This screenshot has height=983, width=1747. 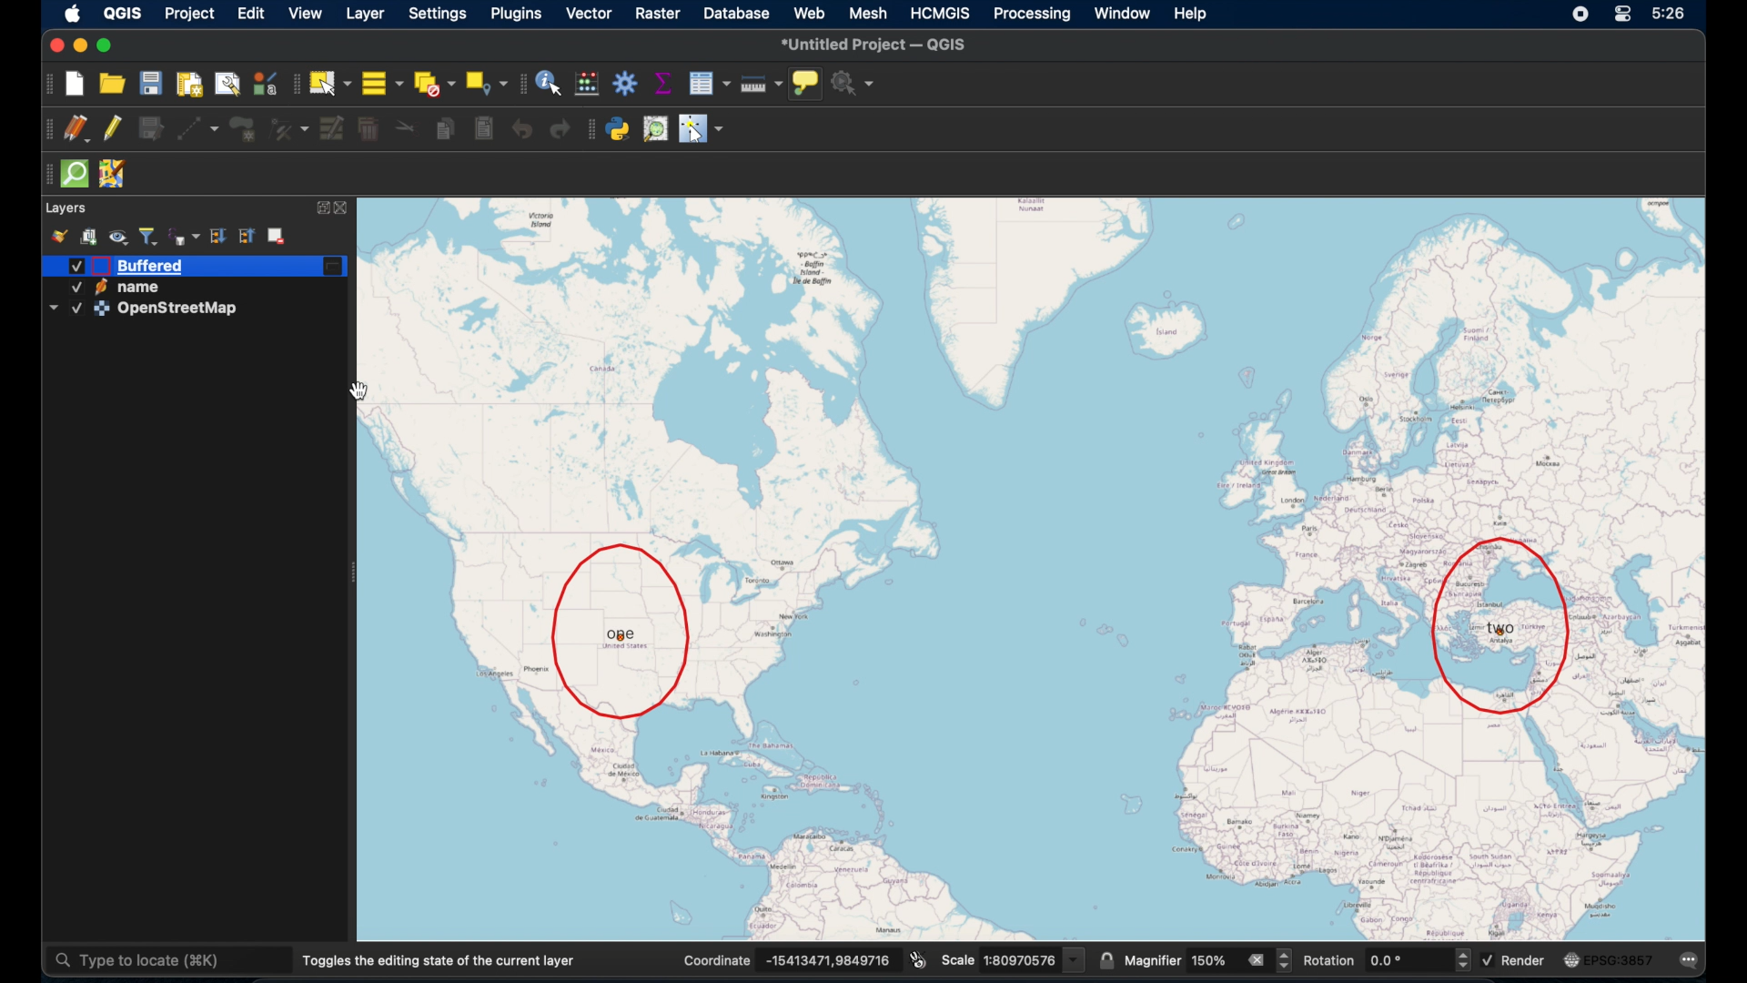 What do you see at coordinates (1207, 960) in the screenshot?
I see `magnifier value` at bounding box center [1207, 960].